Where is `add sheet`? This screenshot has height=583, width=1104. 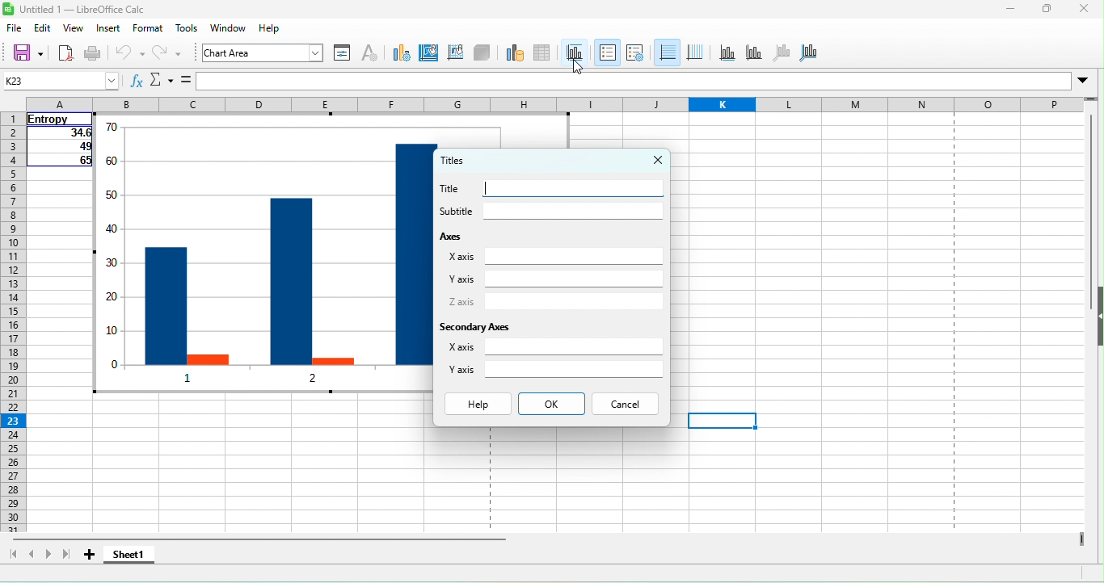 add sheet is located at coordinates (95, 556).